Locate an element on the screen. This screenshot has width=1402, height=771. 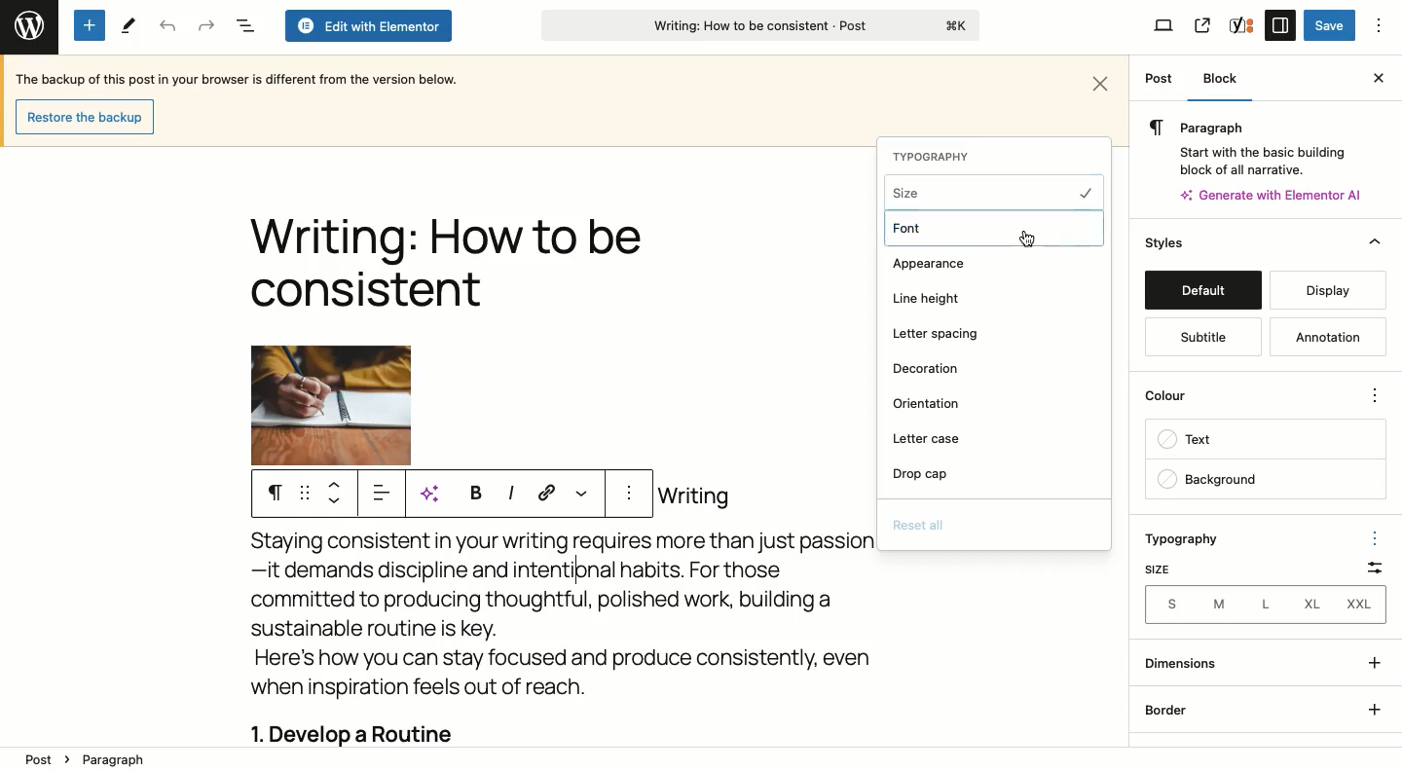
TYPOGRAPHY is located at coordinates (936, 157).